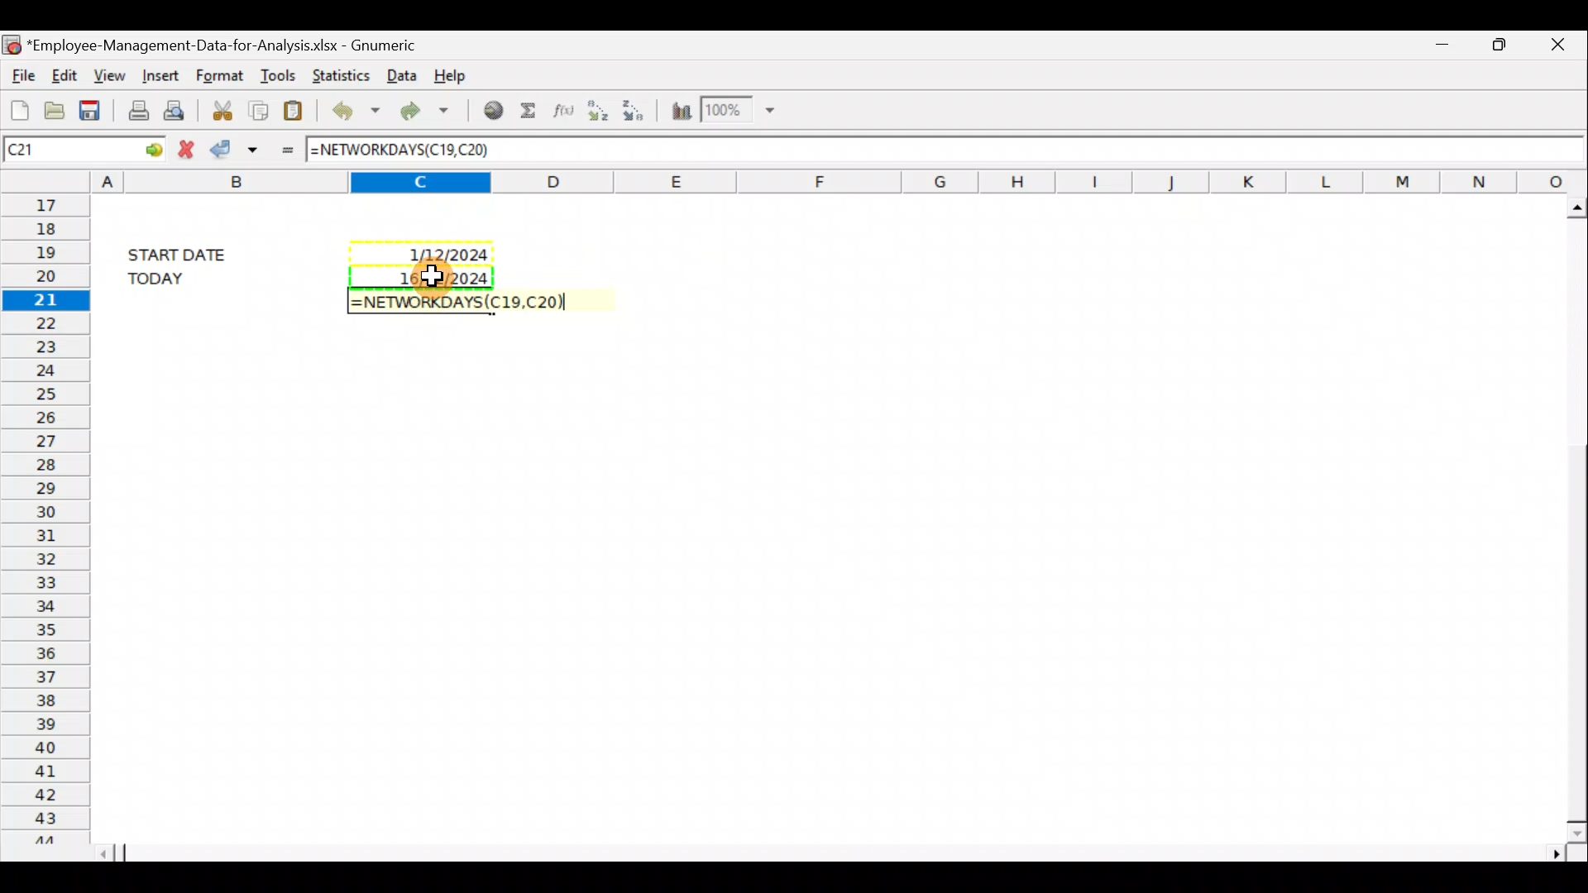  I want to click on Cursor on cell C20, so click(436, 279).